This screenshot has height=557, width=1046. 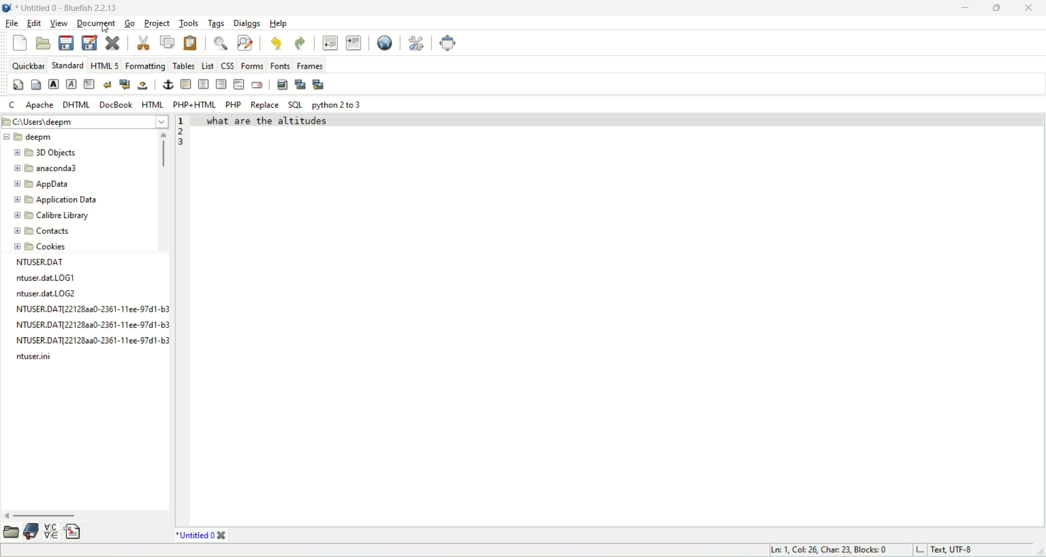 What do you see at coordinates (62, 136) in the screenshot?
I see `deepm` at bounding box center [62, 136].